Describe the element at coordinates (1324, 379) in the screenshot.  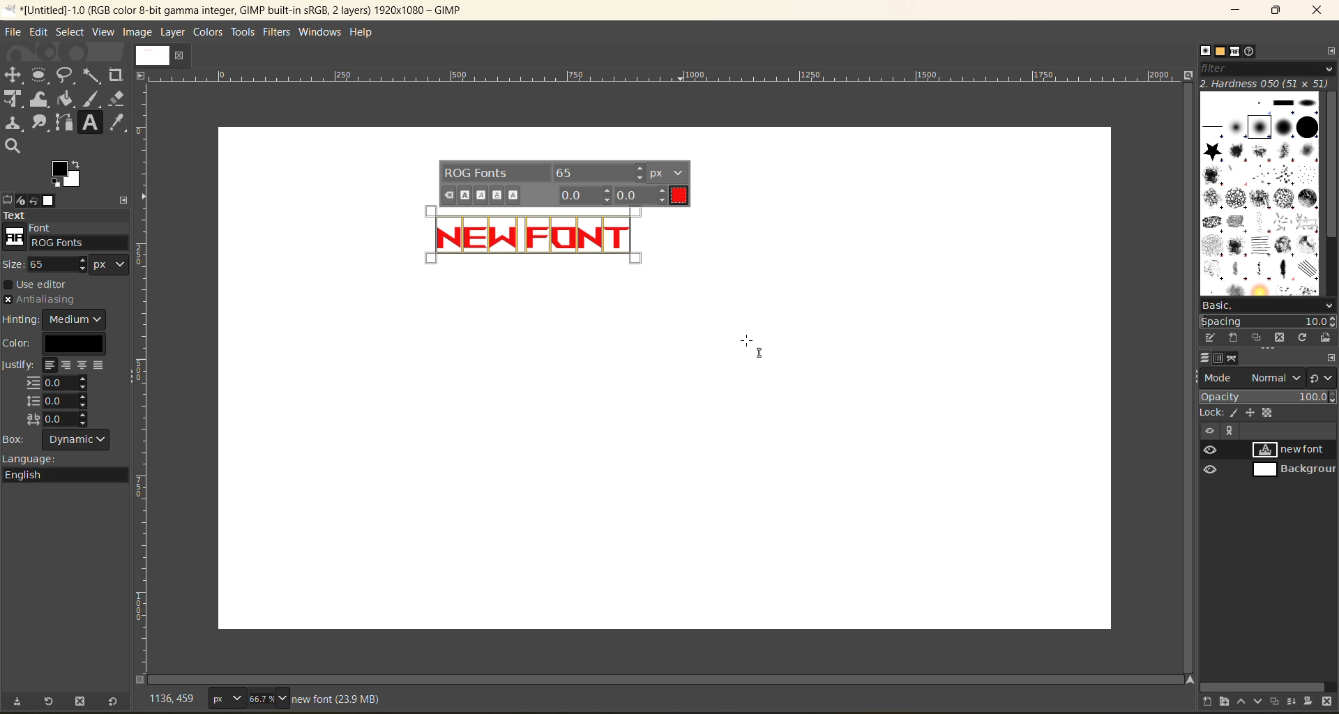
I see `switch to another group of modes` at that location.